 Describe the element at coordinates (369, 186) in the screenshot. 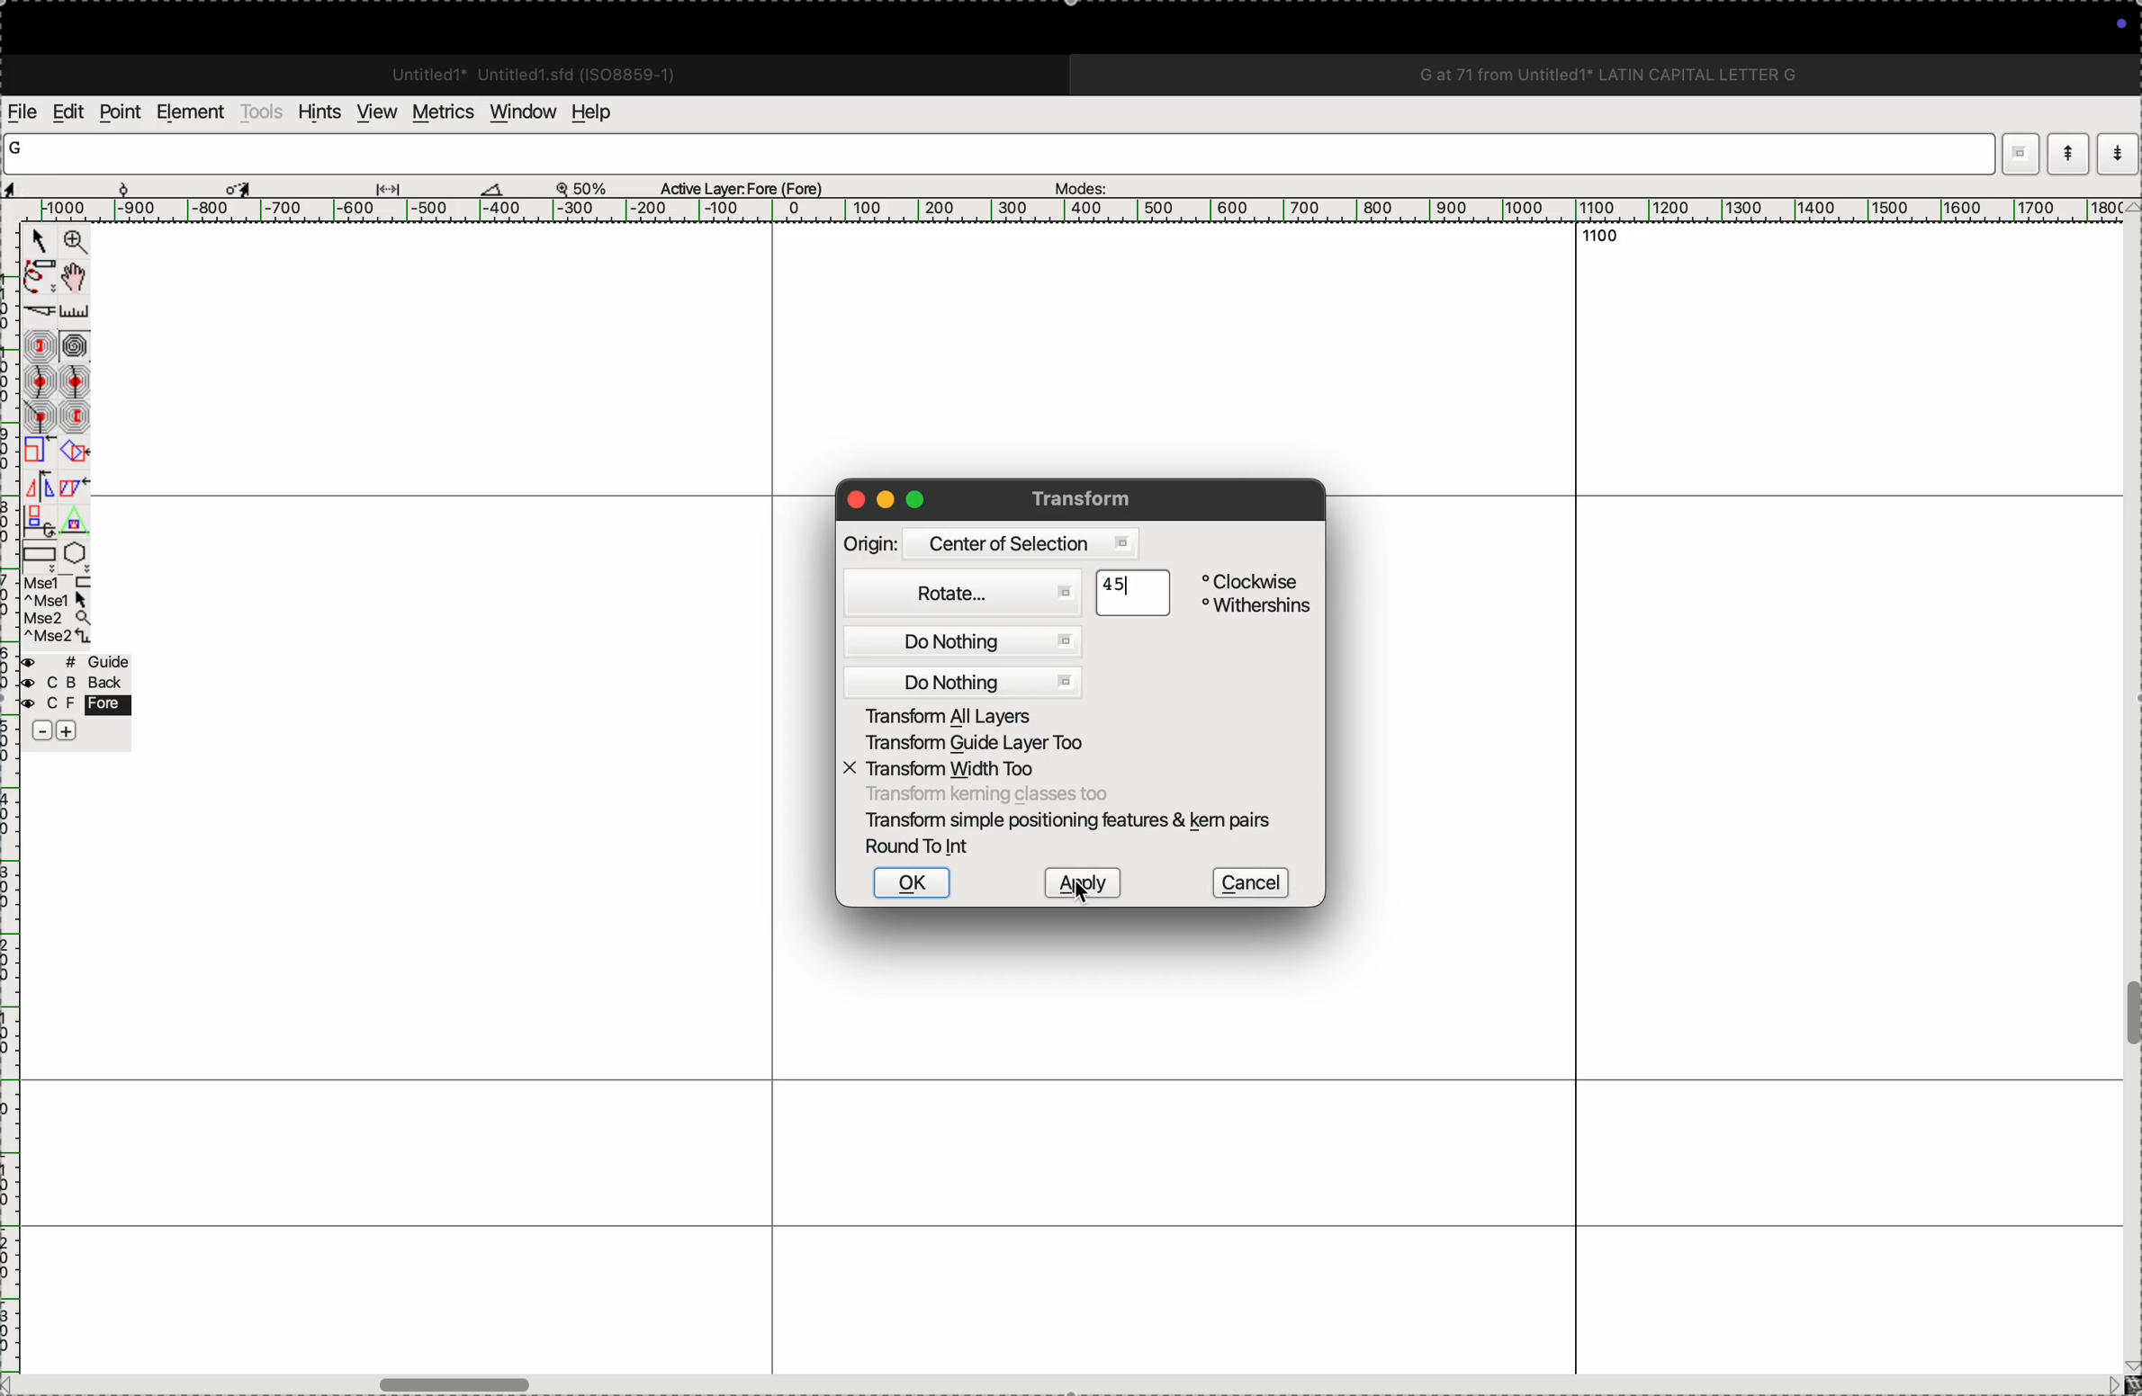

I see `measurements` at that location.